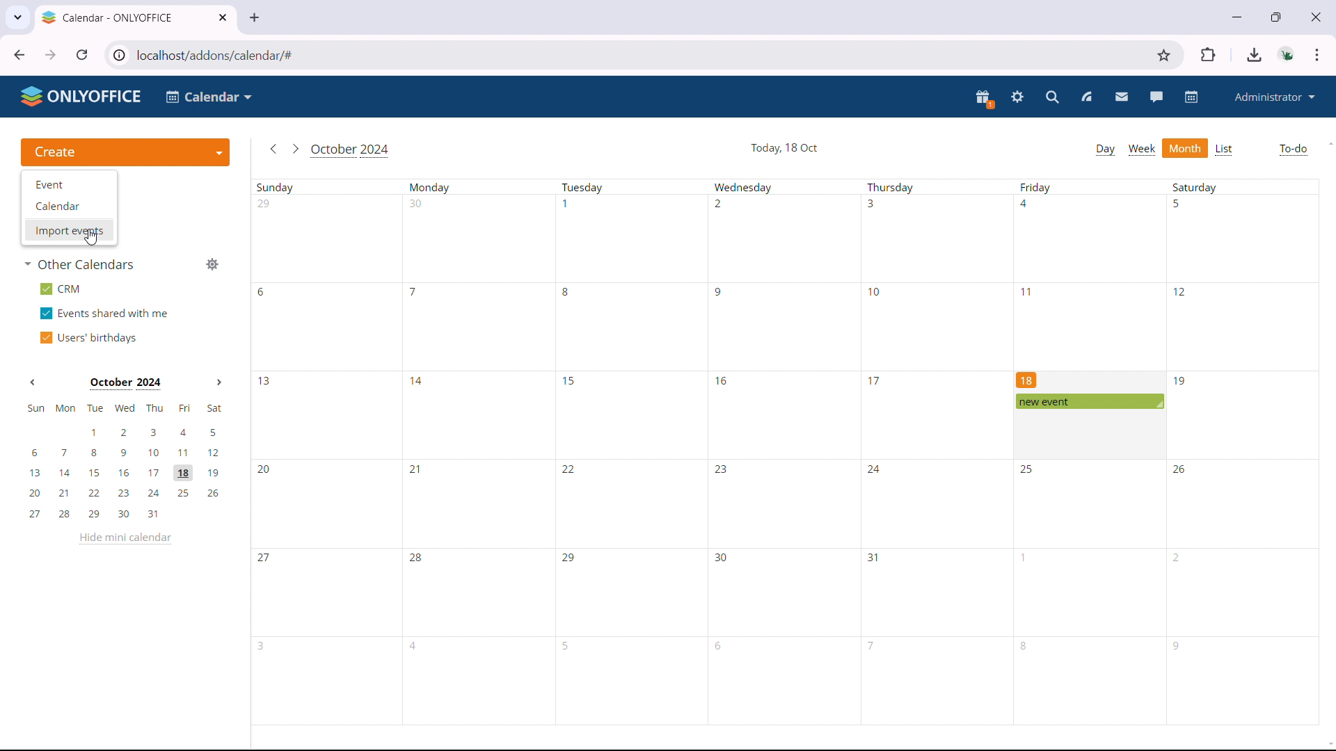 This screenshot has height=751, width=1336. Describe the element at coordinates (1180, 291) in the screenshot. I see `12` at that location.